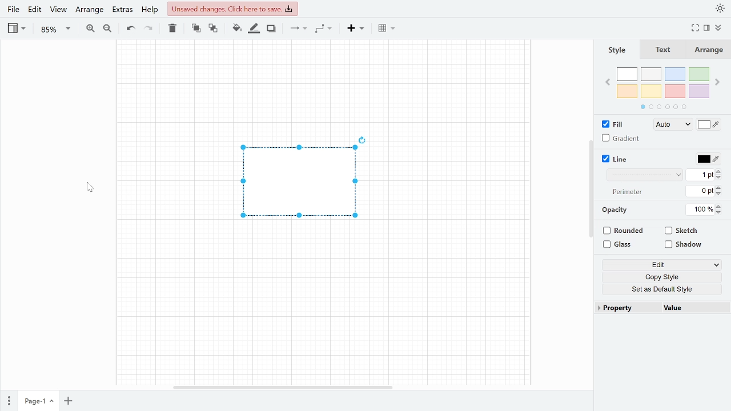 The height and width of the screenshot is (411, 731). Describe the element at coordinates (323, 30) in the screenshot. I see `Waypoints` at that location.